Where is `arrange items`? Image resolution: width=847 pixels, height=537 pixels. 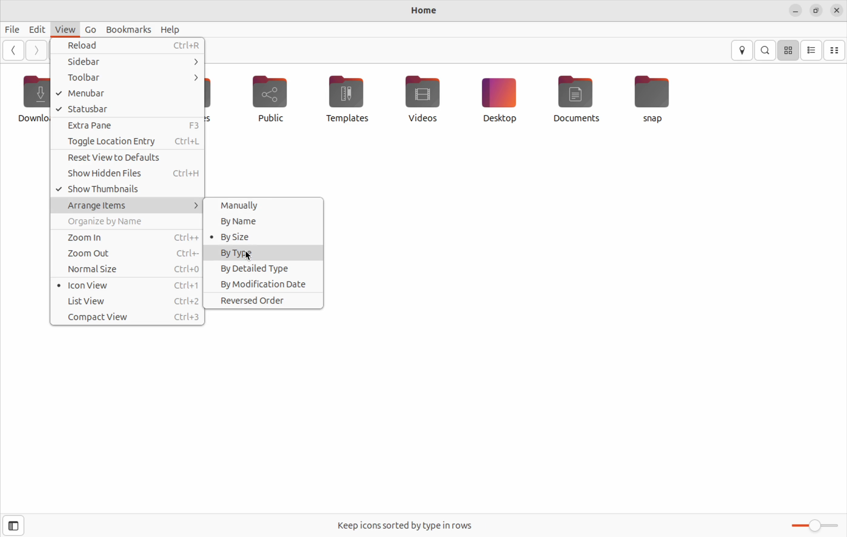
arrange items is located at coordinates (128, 206).